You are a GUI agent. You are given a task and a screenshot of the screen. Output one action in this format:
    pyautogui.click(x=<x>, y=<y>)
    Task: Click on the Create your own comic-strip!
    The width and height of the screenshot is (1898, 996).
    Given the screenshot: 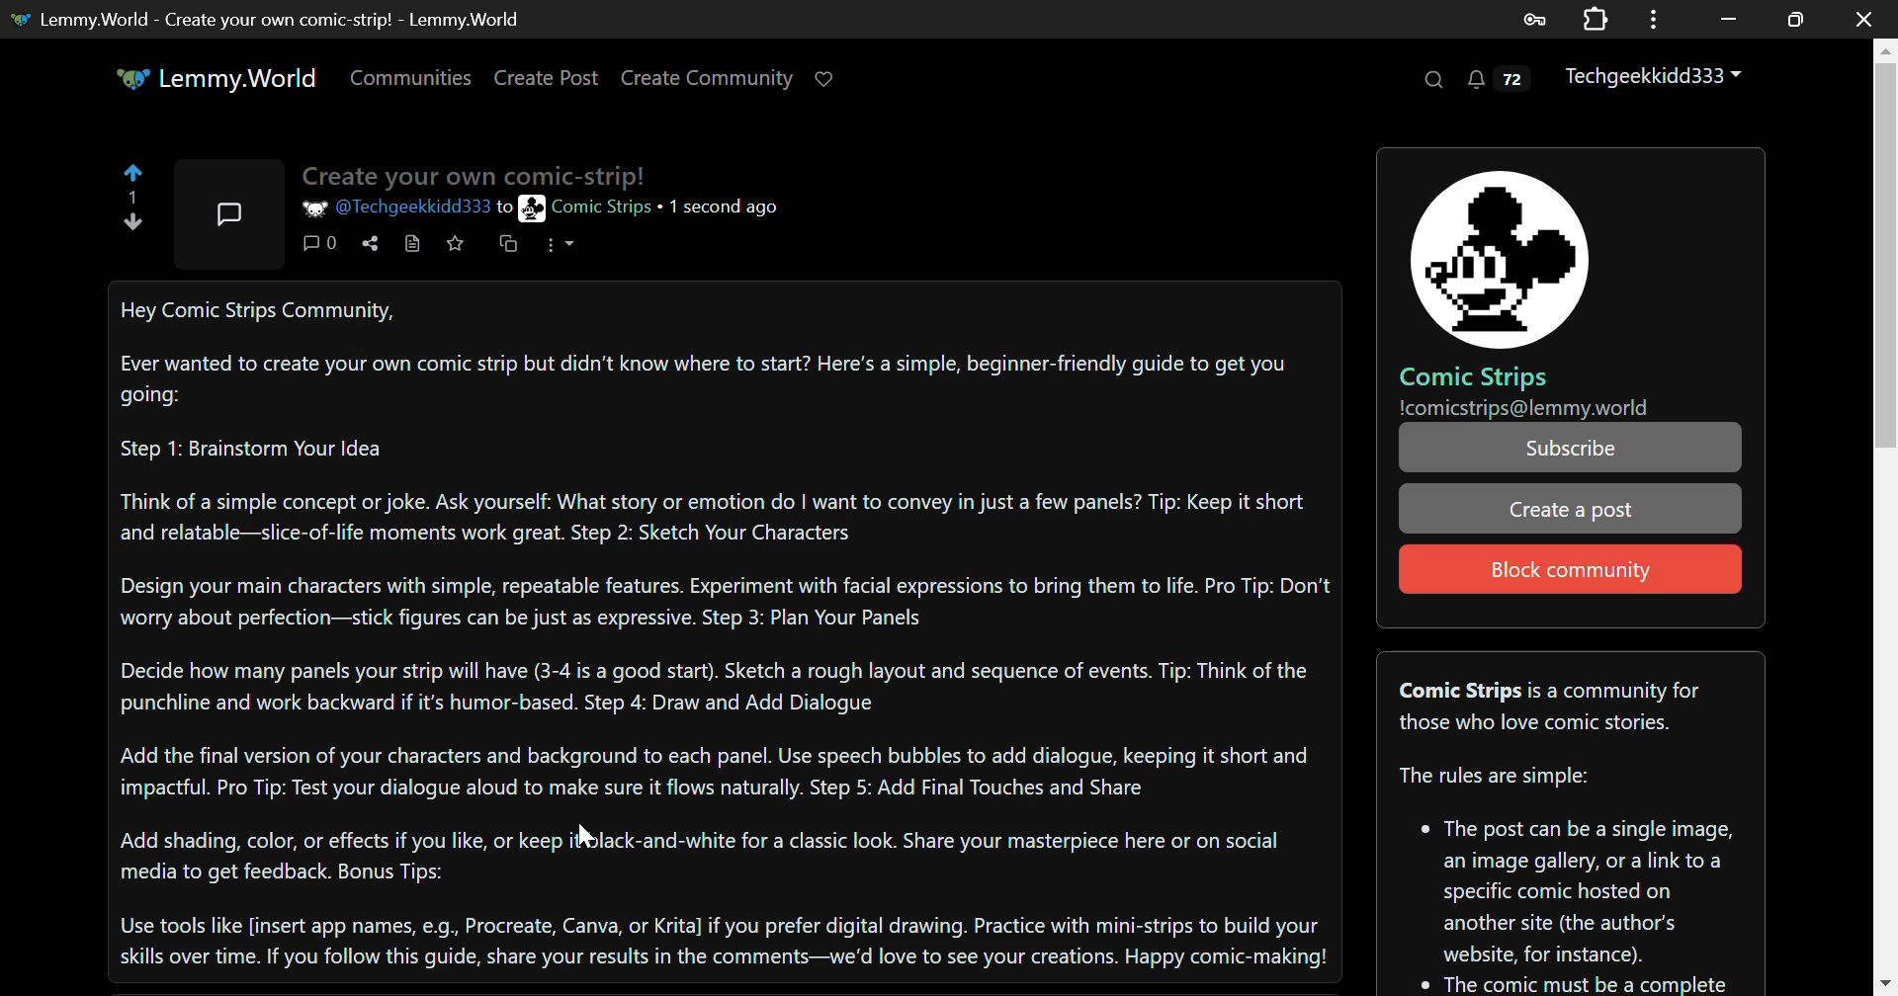 What is the action you would take?
    pyautogui.click(x=481, y=174)
    